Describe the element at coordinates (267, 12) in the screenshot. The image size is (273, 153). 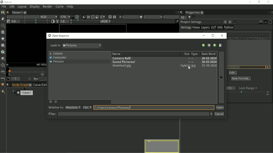
I see `Float pane` at that location.